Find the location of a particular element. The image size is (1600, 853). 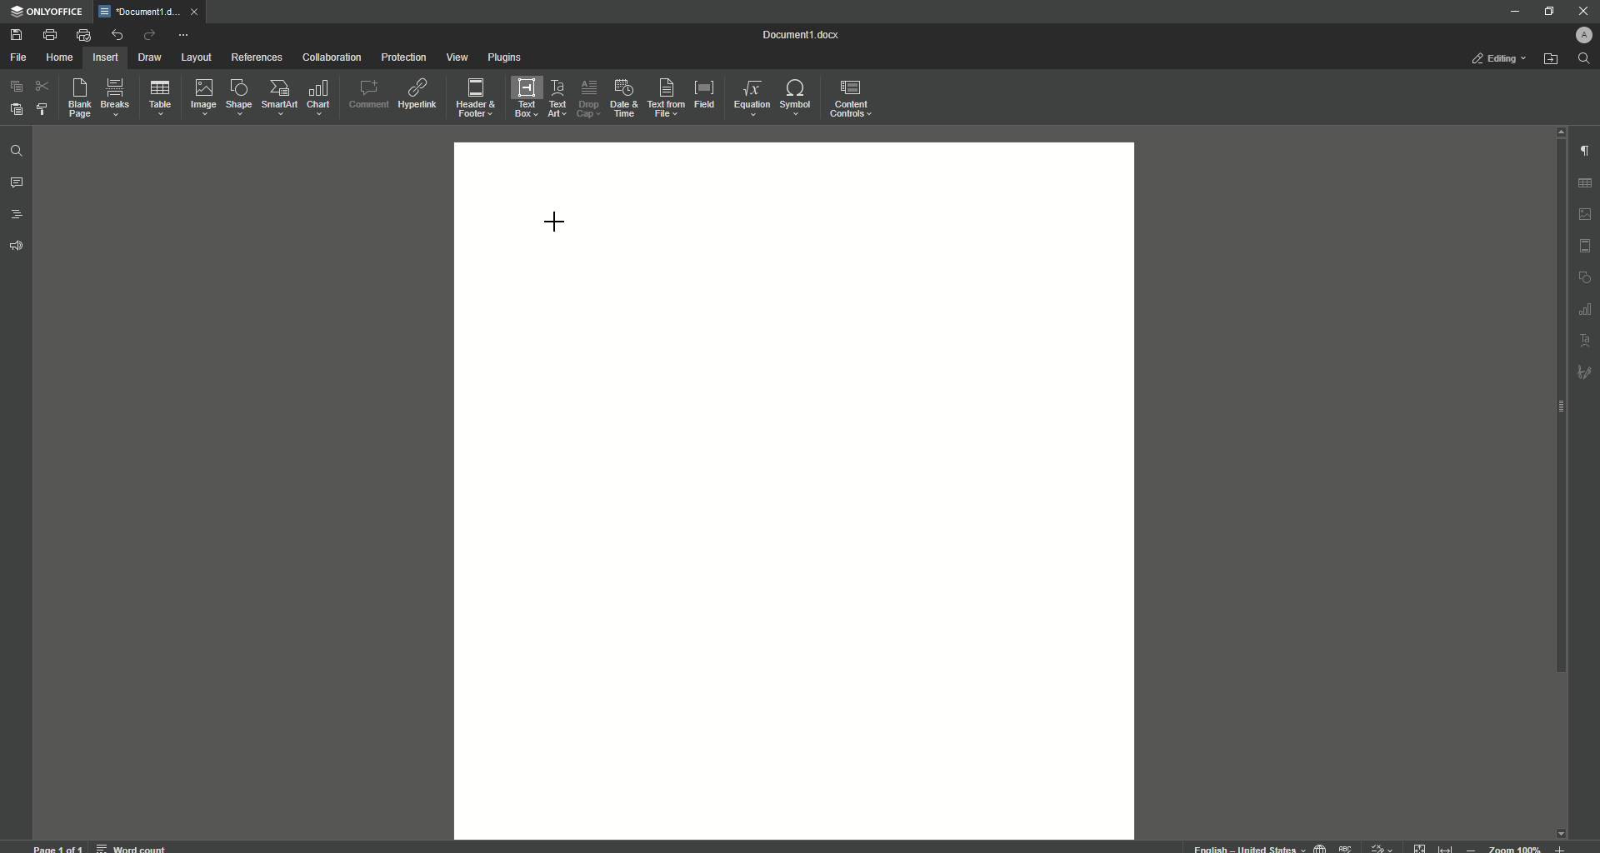

Restore is located at coordinates (1547, 12).